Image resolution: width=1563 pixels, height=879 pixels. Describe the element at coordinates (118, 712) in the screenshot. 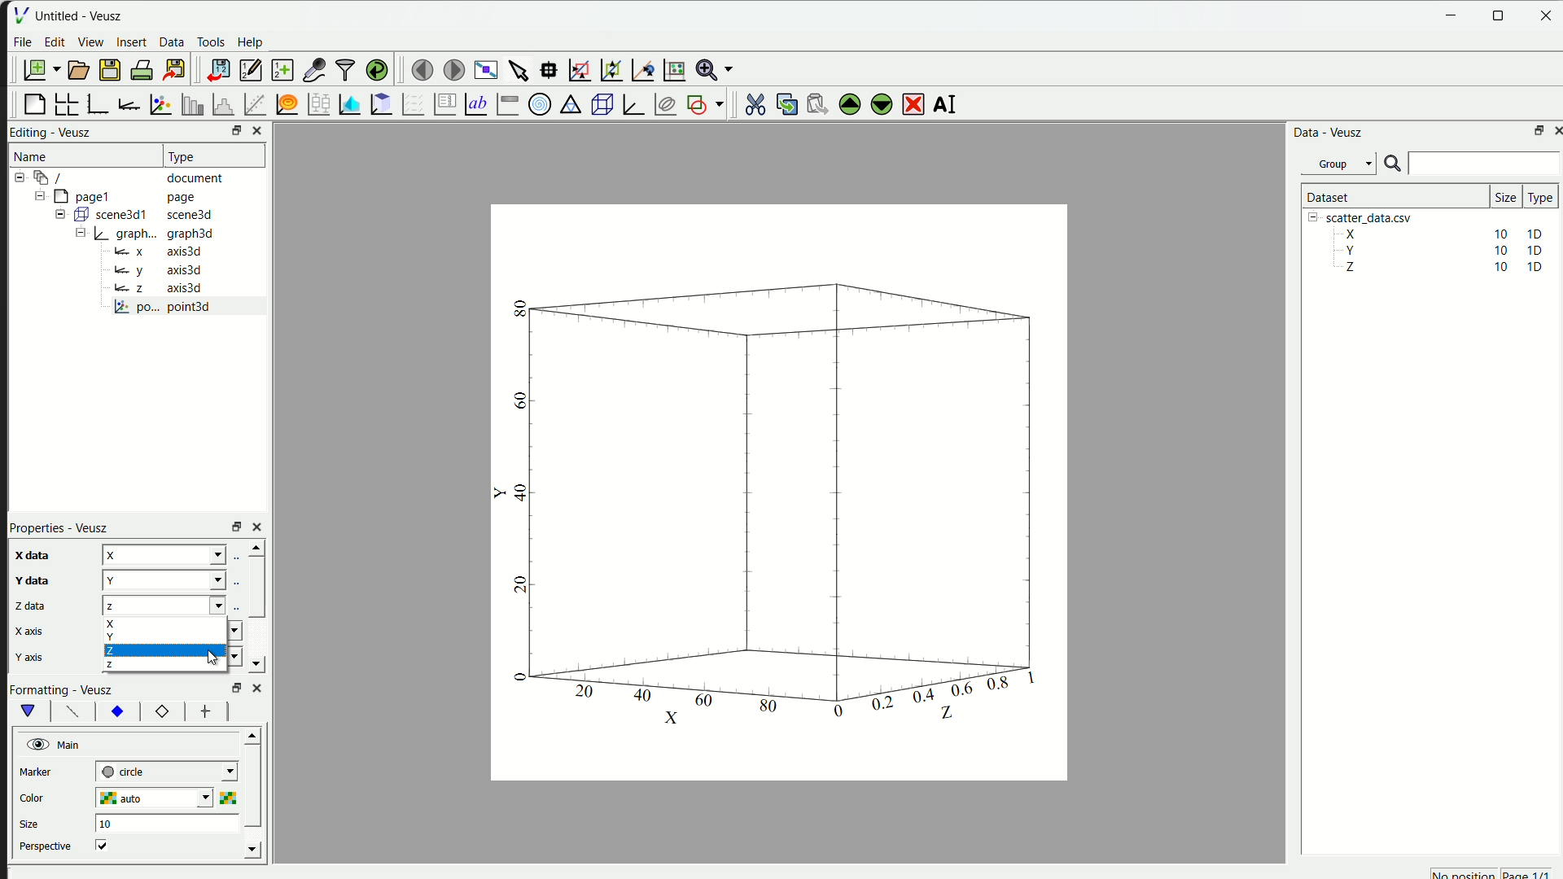

I see `xy` at that location.